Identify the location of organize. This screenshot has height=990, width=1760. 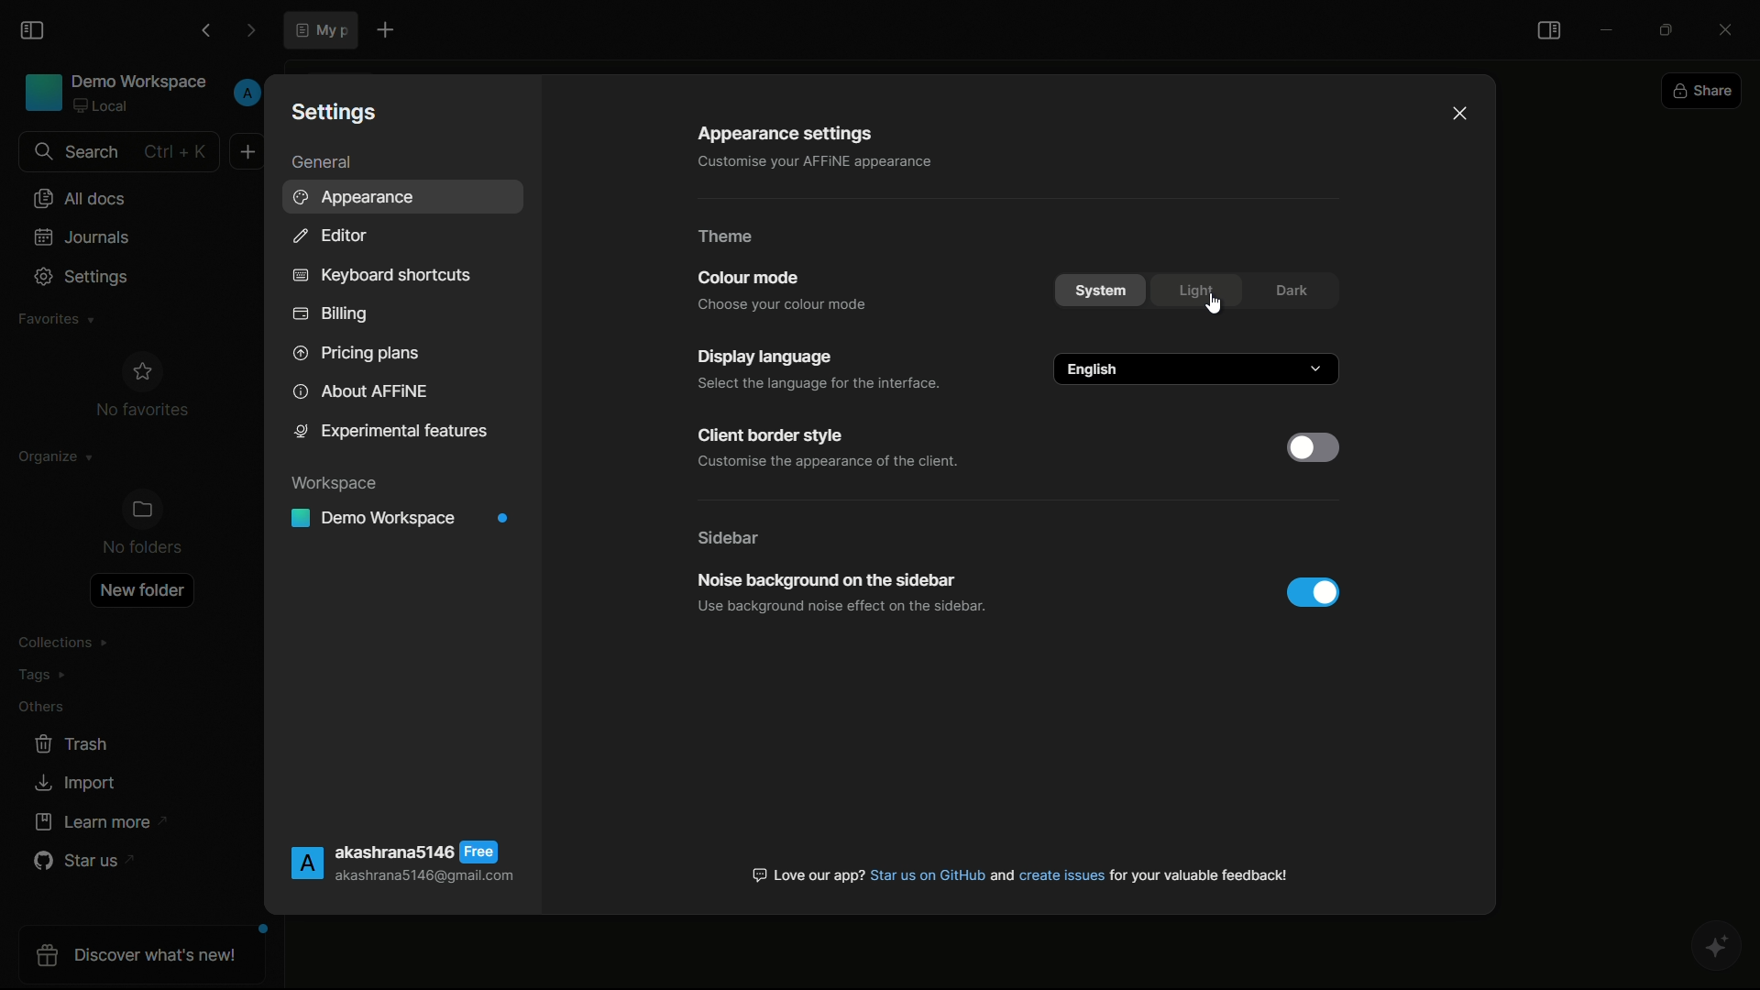
(49, 461).